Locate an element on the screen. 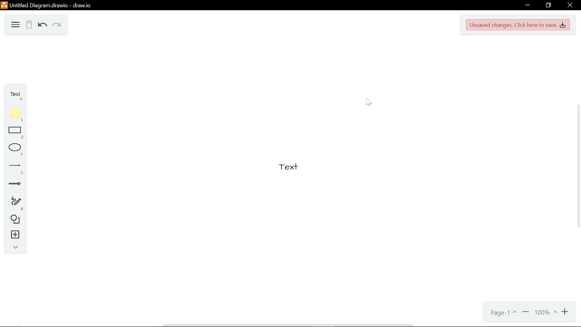  Unsaved changes. Click here to save is located at coordinates (519, 25).